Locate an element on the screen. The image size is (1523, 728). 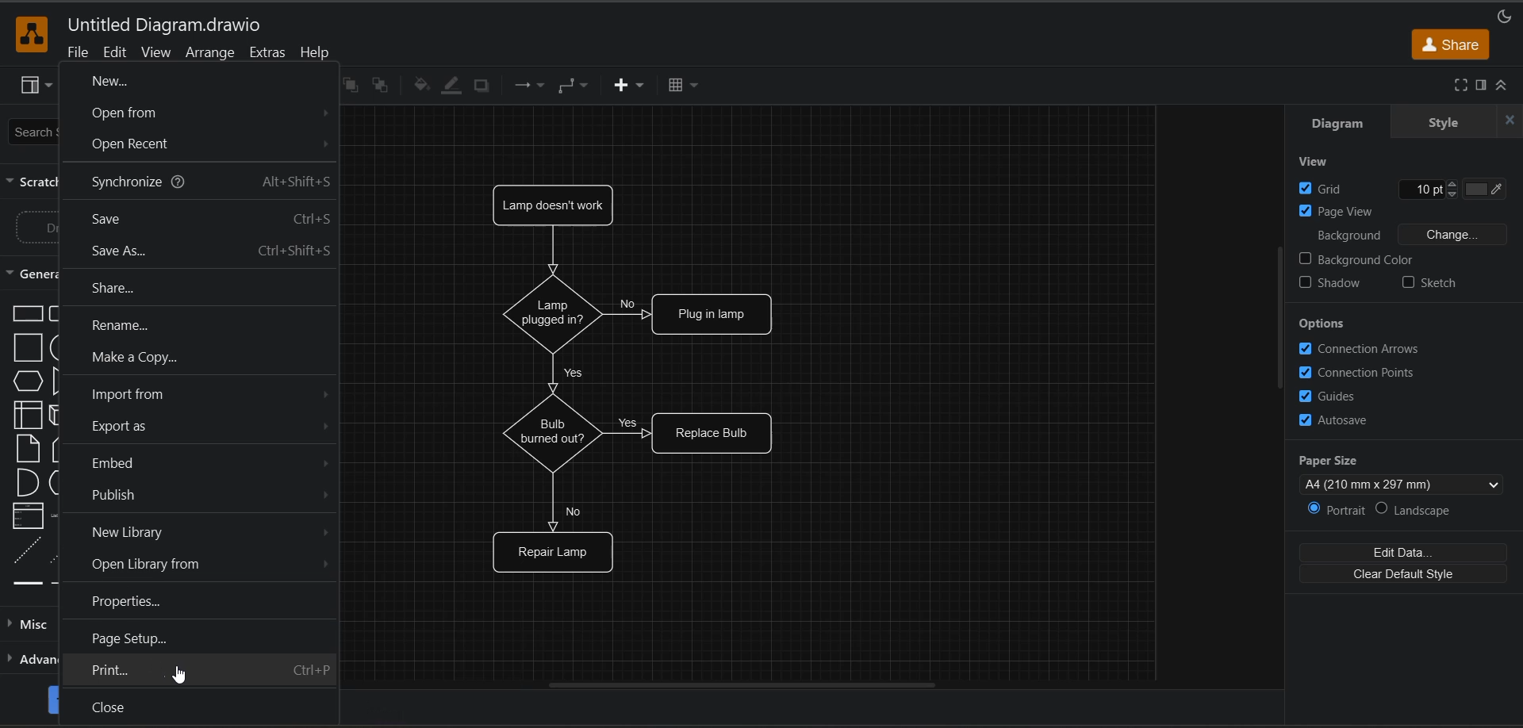
view is located at coordinates (1318, 160).